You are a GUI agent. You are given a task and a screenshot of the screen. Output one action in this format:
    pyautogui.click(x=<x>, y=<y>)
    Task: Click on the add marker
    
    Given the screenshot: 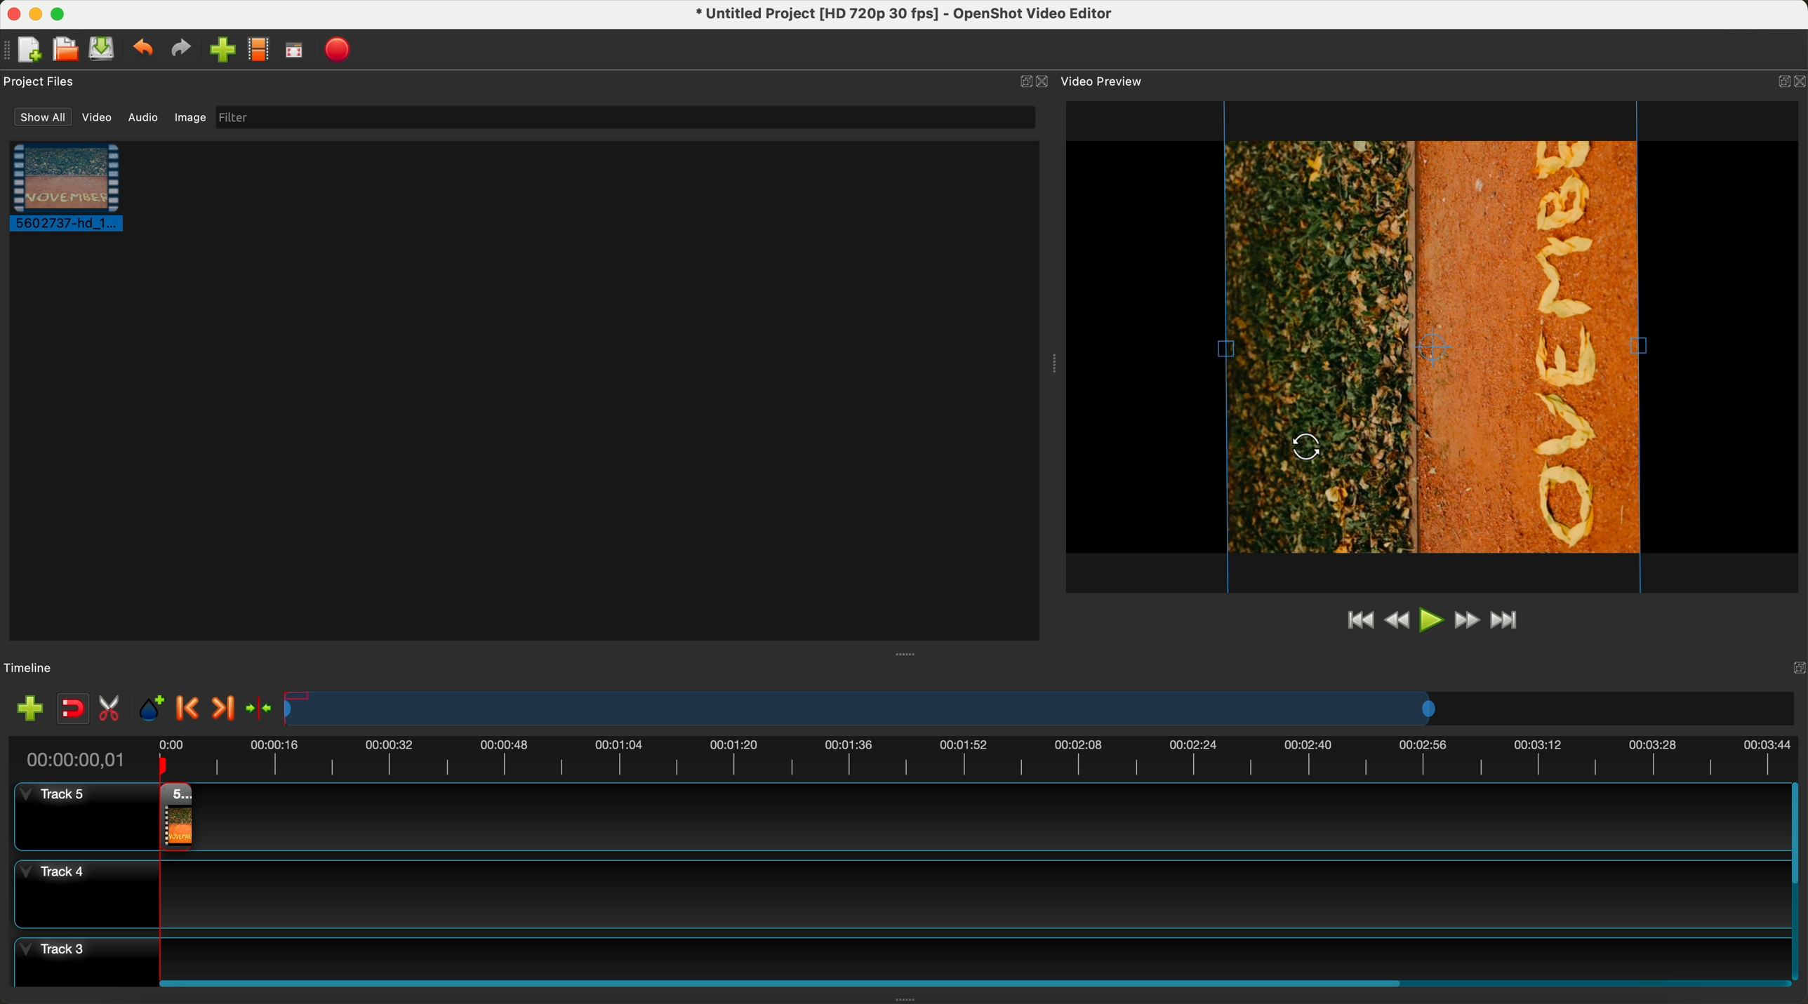 What is the action you would take?
    pyautogui.click(x=152, y=709)
    